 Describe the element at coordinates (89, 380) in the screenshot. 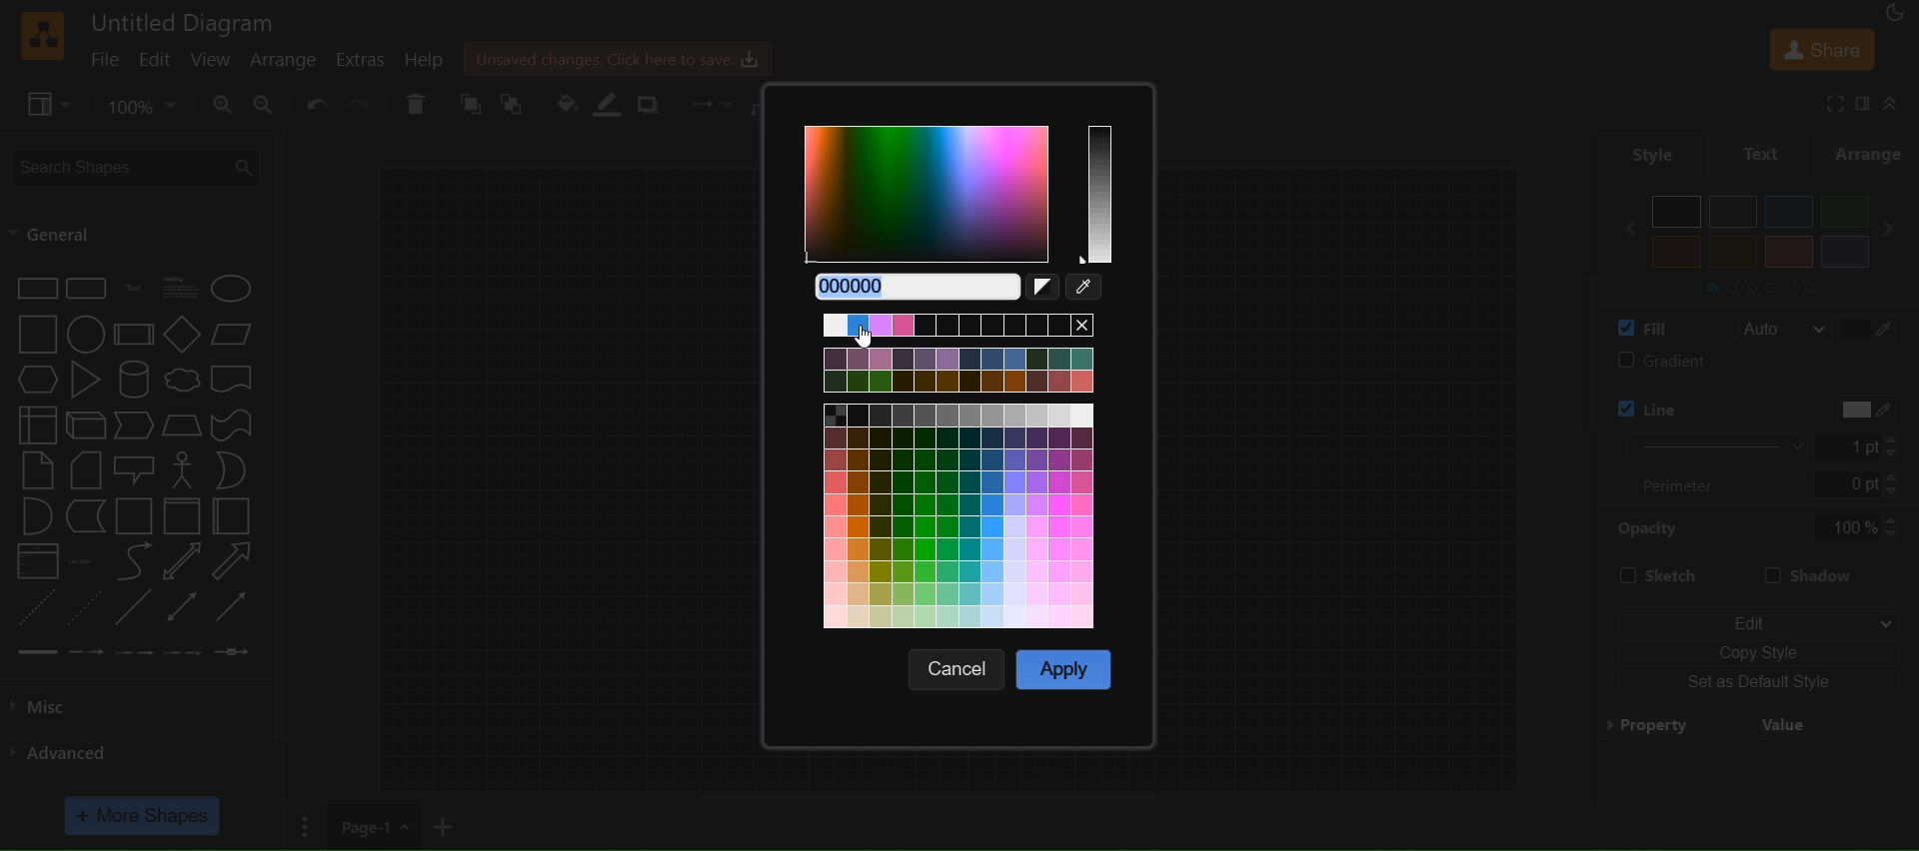

I see `triangle` at that location.